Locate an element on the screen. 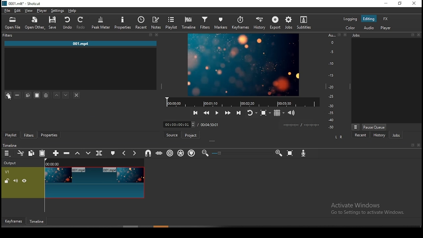 This screenshot has width=423, height=238. play is located at coordinates (218, 112).